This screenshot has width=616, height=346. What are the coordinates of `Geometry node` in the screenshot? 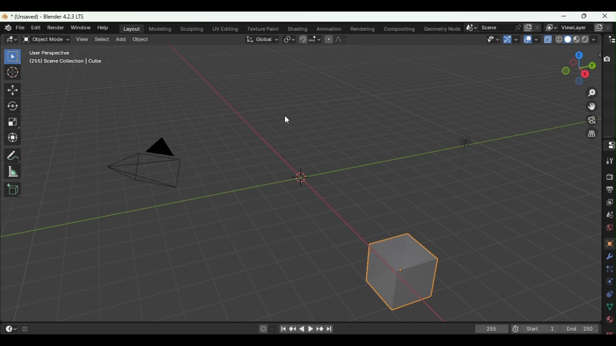 It's located at (444, 27).